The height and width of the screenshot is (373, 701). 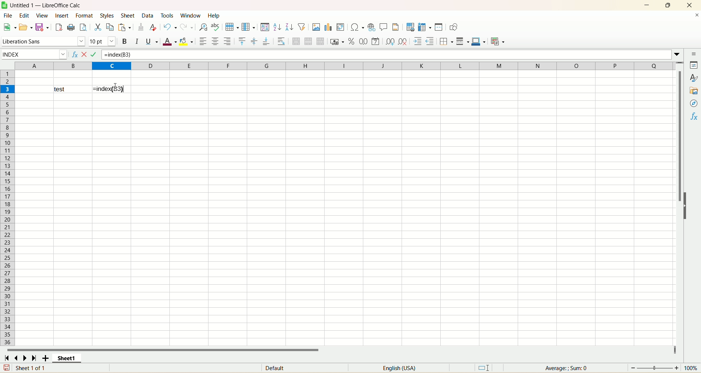 I want to click on Cursor, so click(x=115, y=86).